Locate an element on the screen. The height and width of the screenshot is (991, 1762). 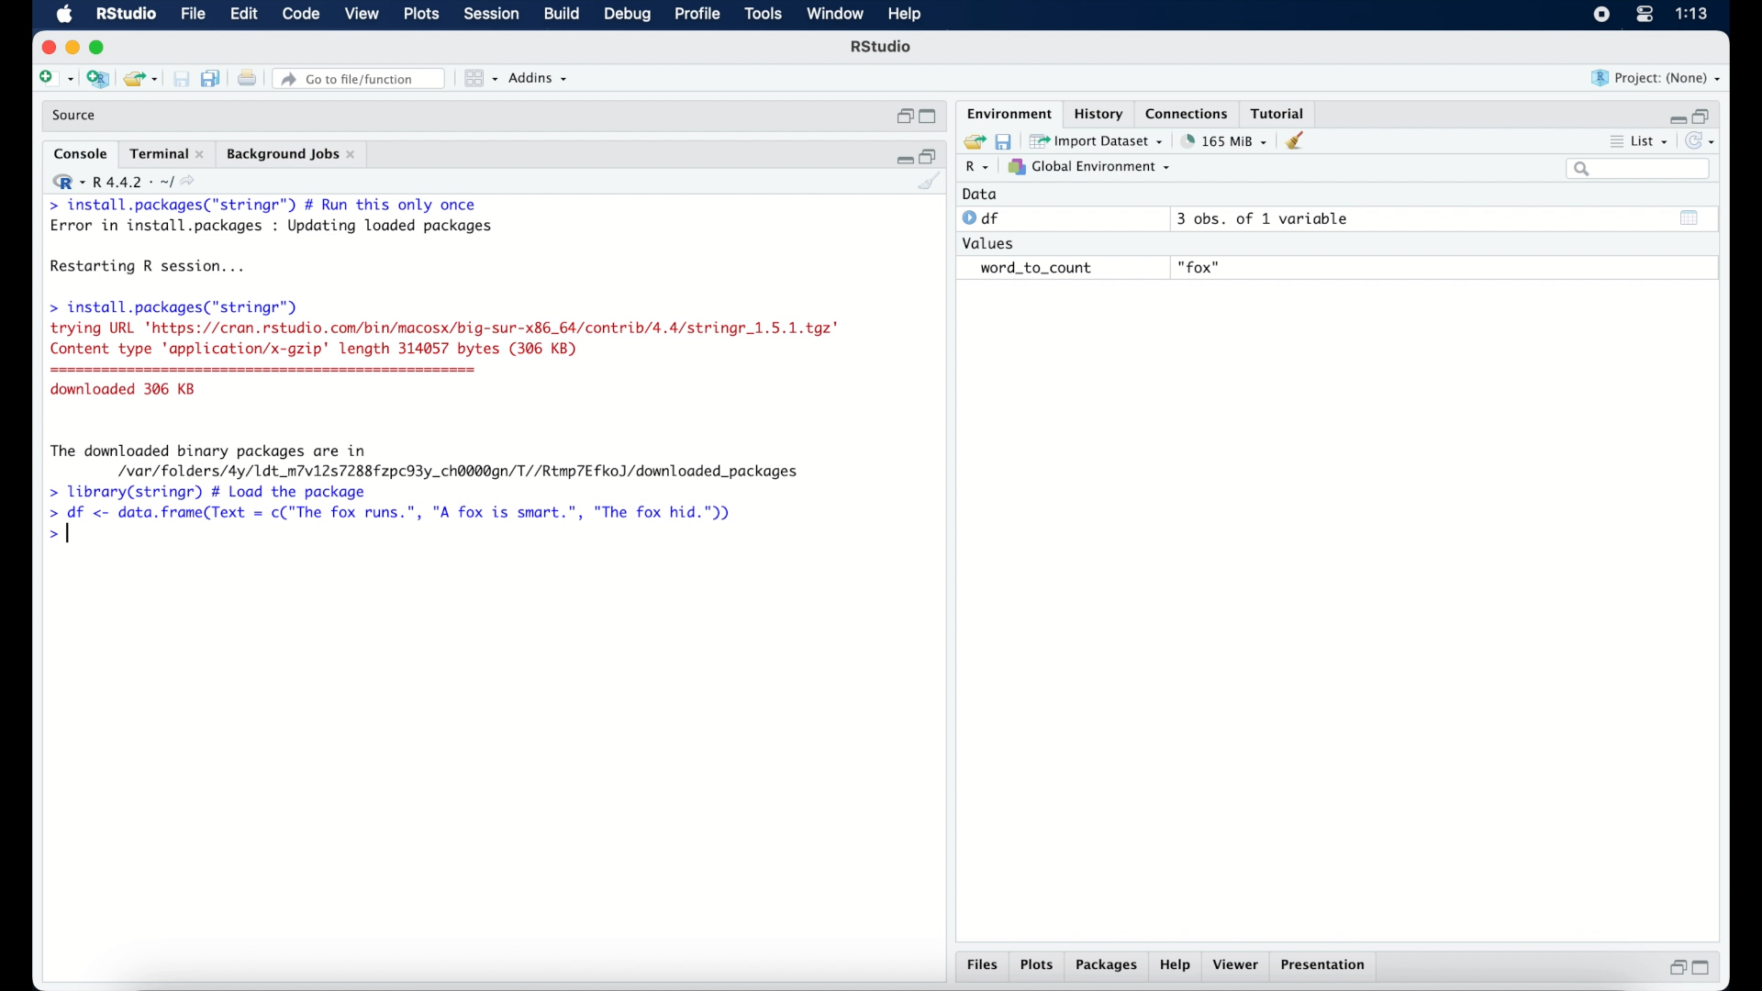
R studio is located at coordinates (881, 47).